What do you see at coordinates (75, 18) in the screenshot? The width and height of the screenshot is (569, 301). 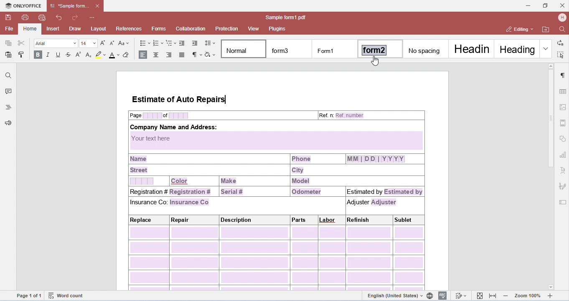 I see `redo` at bounding box center [75, 18].